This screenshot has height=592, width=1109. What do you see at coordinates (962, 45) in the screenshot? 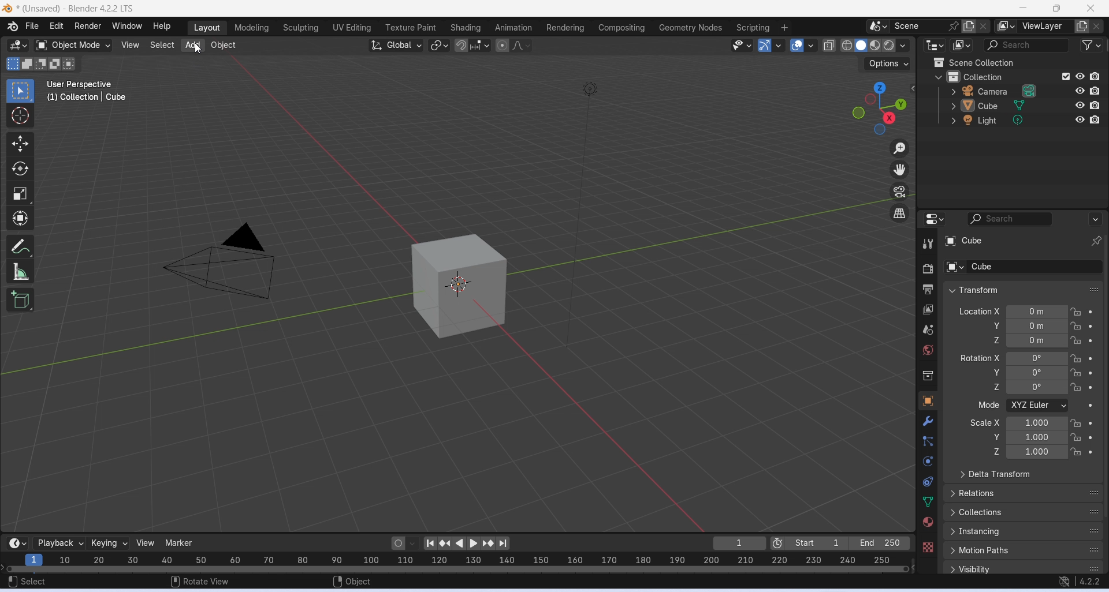
I see `display mode` at bounding box center [962, 45].